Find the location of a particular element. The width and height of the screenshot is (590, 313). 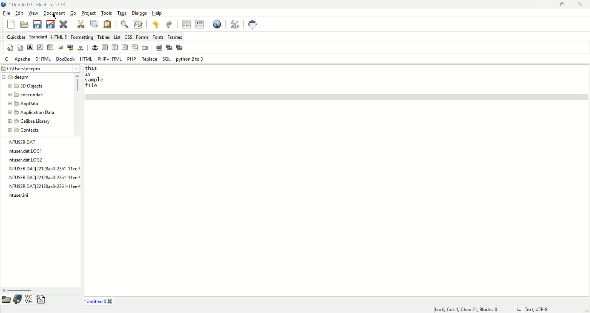

advanced find and replace is located at coordinates (138, 24).